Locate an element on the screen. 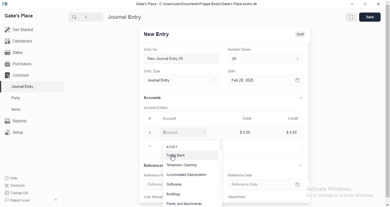 This screenshot has height=207, width=390. Reports is located at coordinates (20, 121).